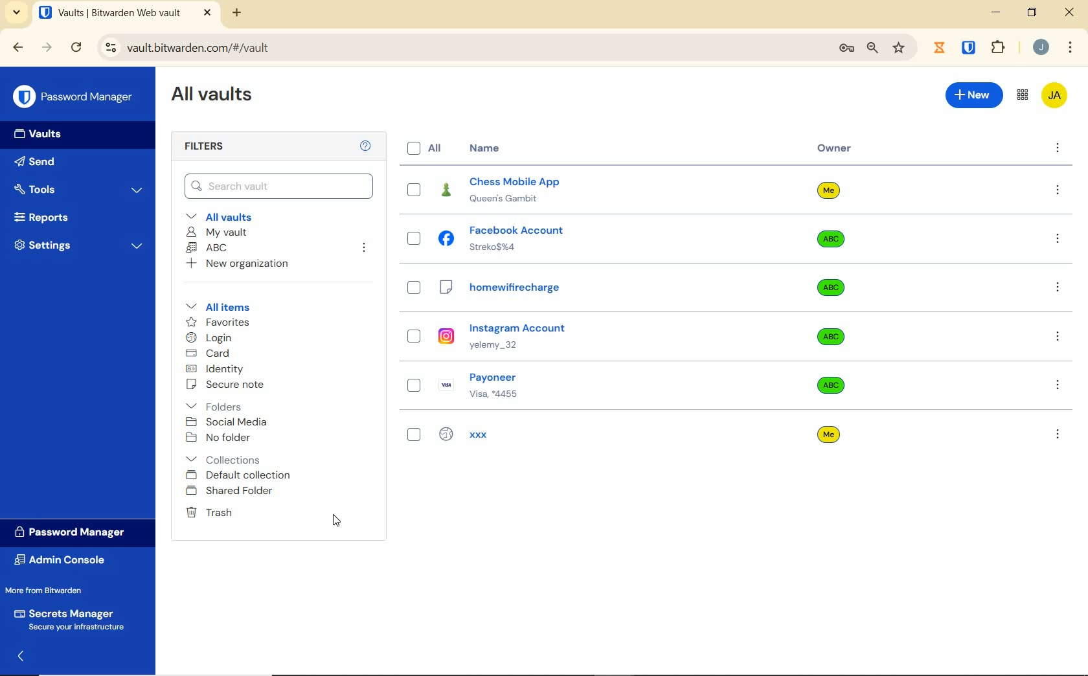 The image size is (1088, 676). Describe the element at coordinates (413, 385) in the screenshot. I see `select entry` at that location.